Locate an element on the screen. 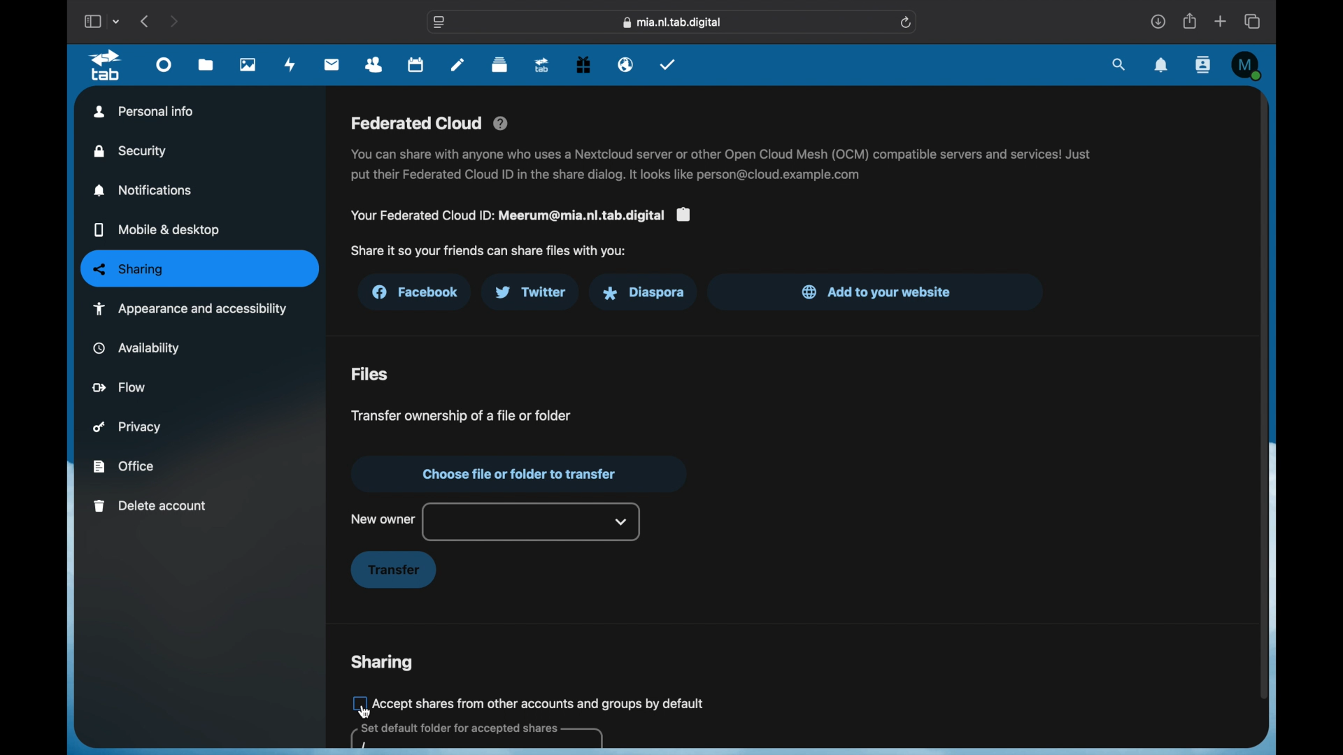  accept shares foremother accounts and groups by default is located at coordinates (541, 703).